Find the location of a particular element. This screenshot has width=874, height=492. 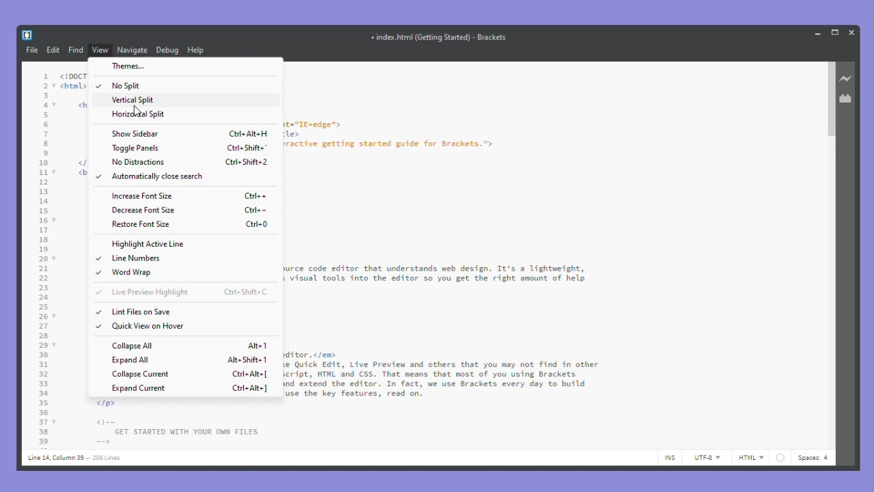

28 is located at coordinates (43, 336).